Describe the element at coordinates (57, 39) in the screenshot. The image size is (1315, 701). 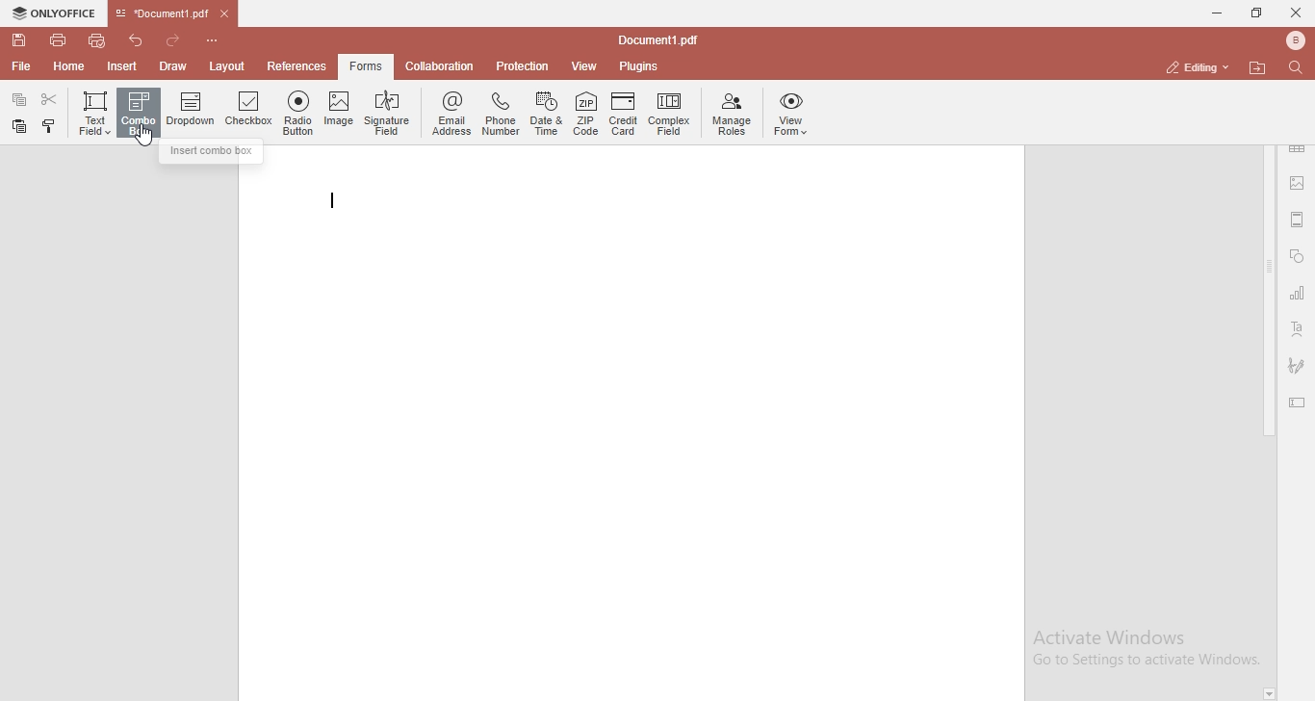
I see `print` at that location.